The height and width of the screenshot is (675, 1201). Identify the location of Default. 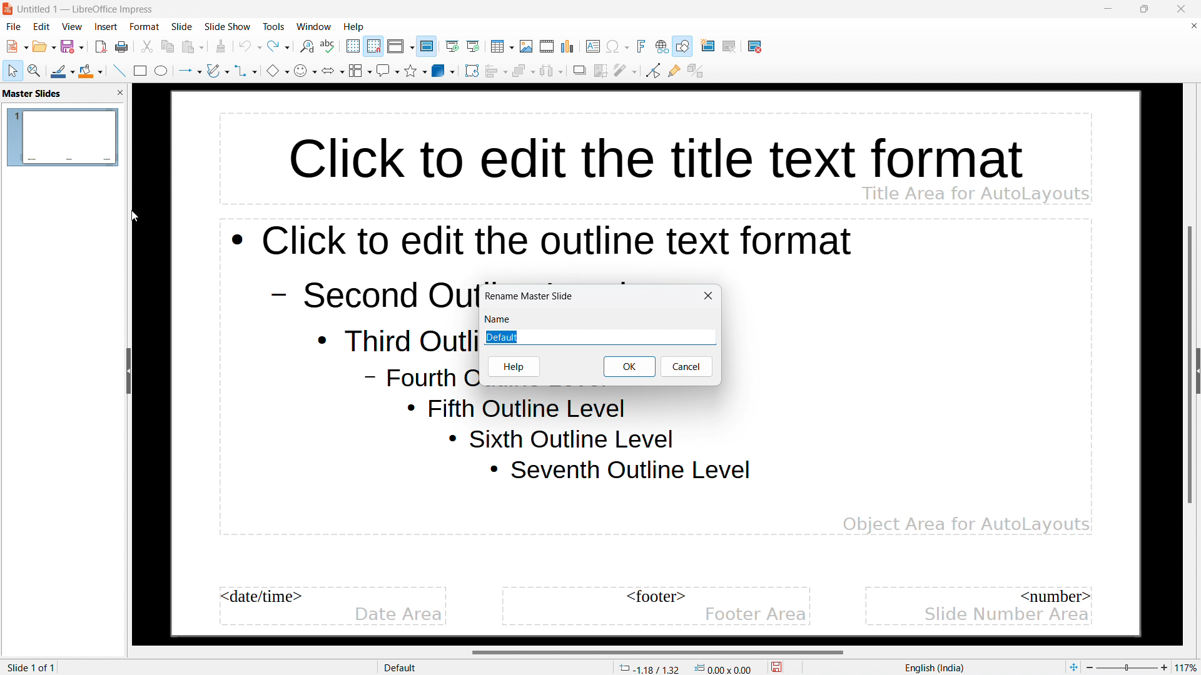
(402, 667).